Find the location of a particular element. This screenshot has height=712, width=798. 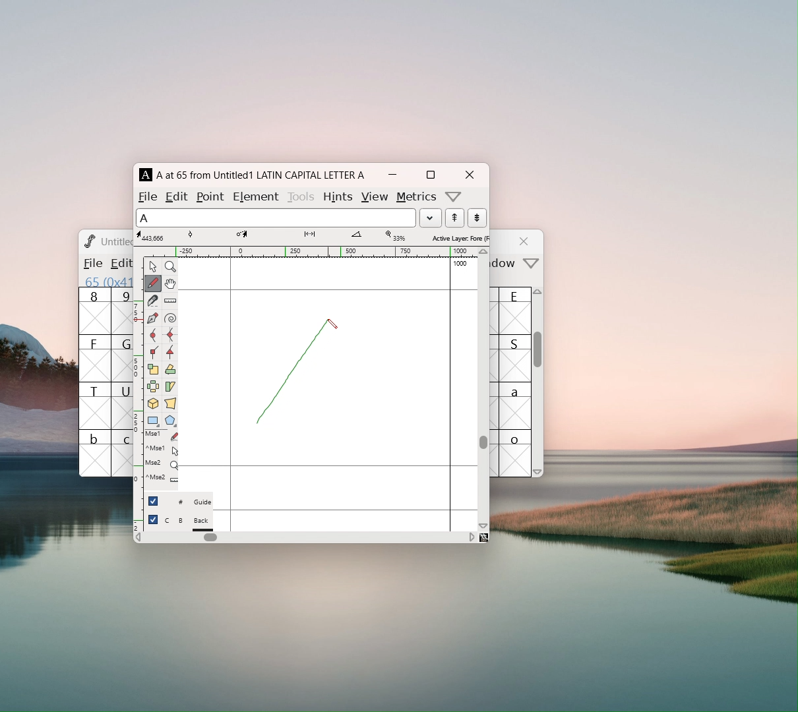

skew selection is located at coordinates (169, 388).